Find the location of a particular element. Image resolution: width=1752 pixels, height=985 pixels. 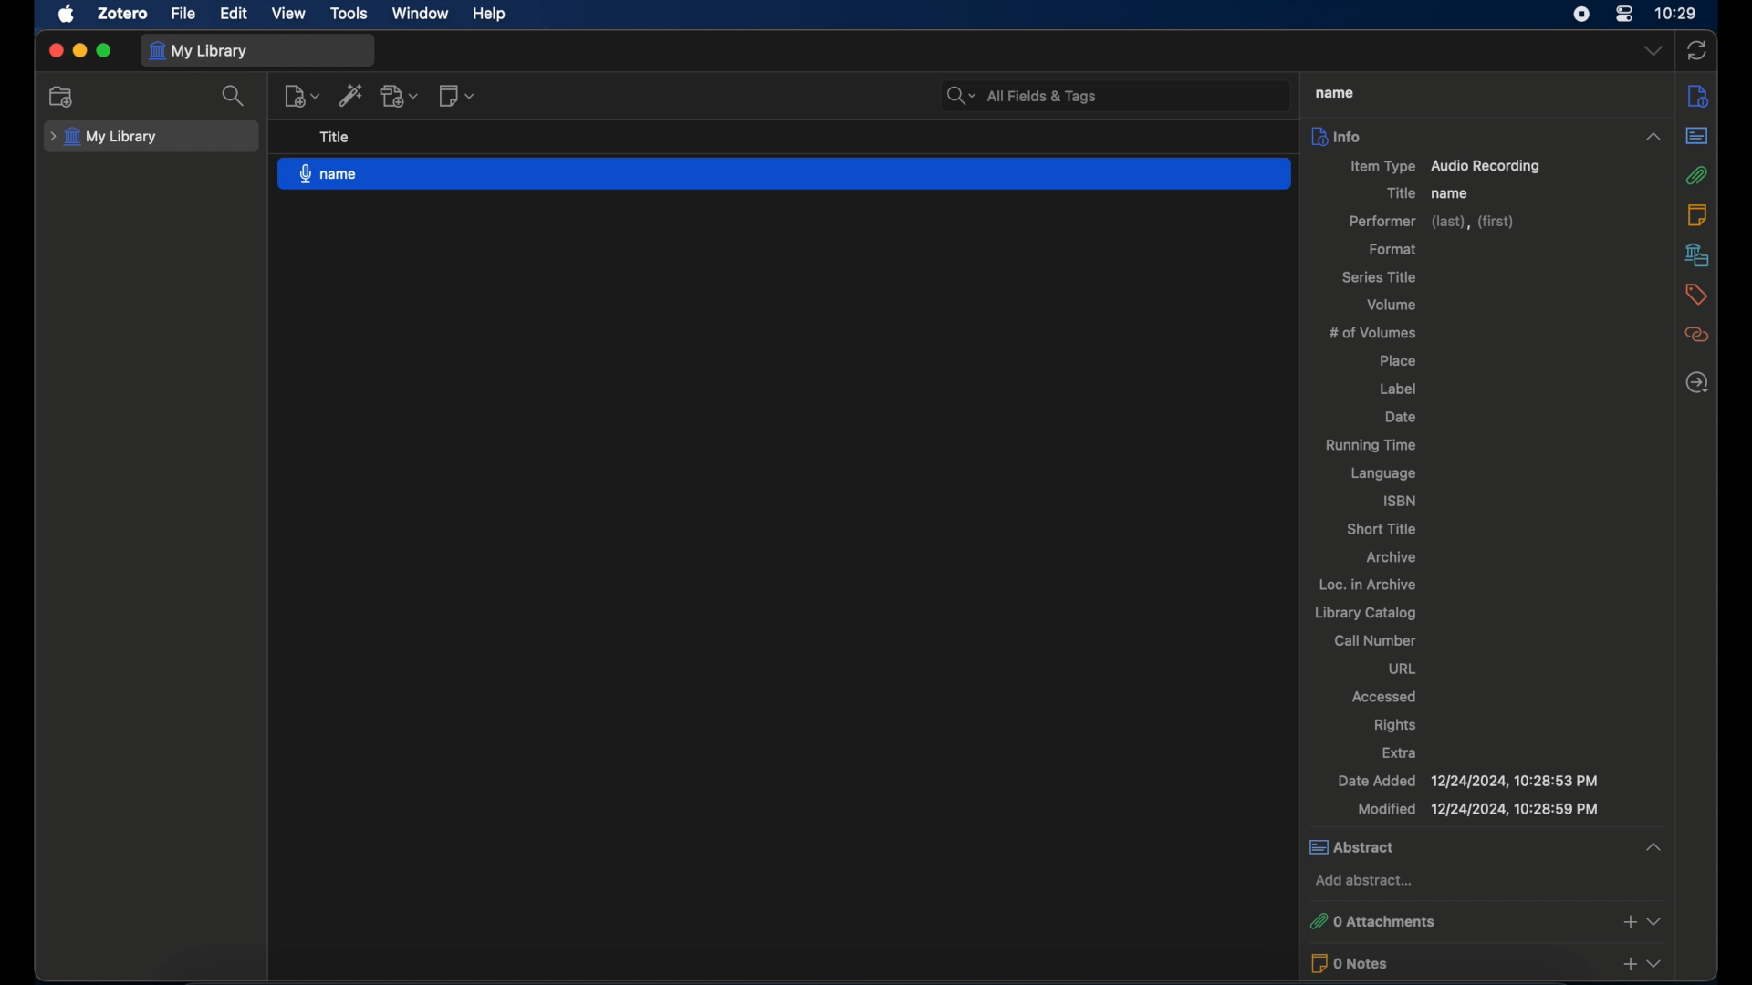

tools is located at coordinates (349, 14).